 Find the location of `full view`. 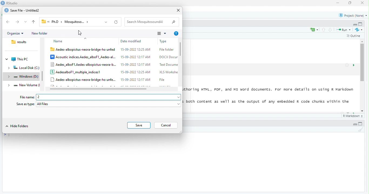

full view is located at coordinates (360, 24).